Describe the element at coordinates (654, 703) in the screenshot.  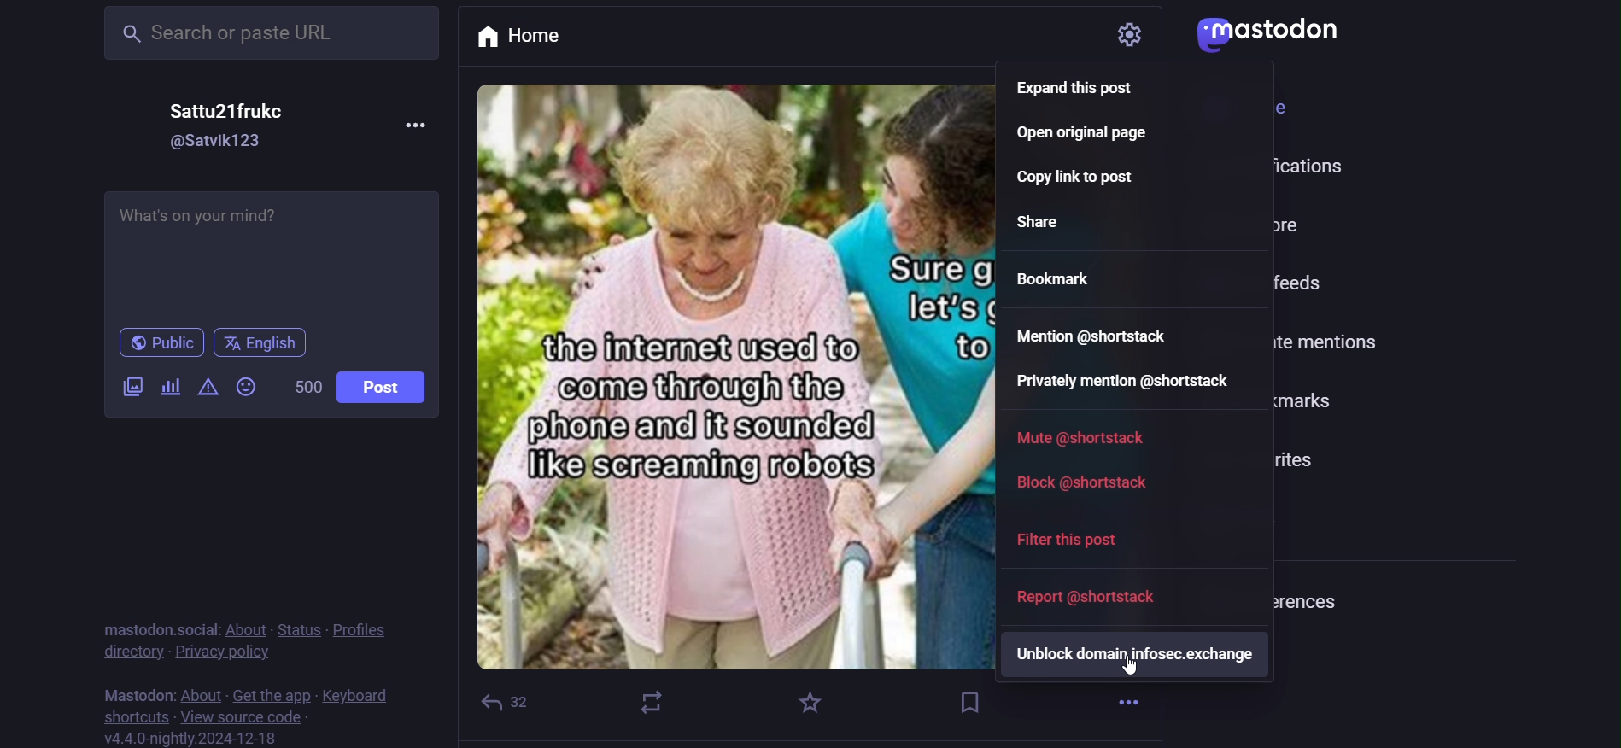
I see `boost` at that location.